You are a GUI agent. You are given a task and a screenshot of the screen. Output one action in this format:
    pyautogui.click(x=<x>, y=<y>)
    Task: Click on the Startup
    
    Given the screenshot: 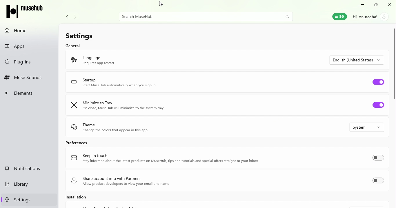 What is the action you would take?
    pyautogui.click(x=145, y=82)
    